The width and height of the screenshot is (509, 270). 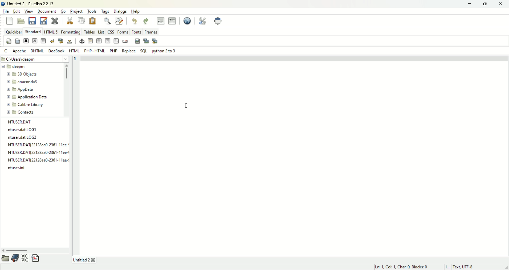 What do you see at coordinates (5, 12) in the screenshot?
I see `file` at bounding box center [5, 12].